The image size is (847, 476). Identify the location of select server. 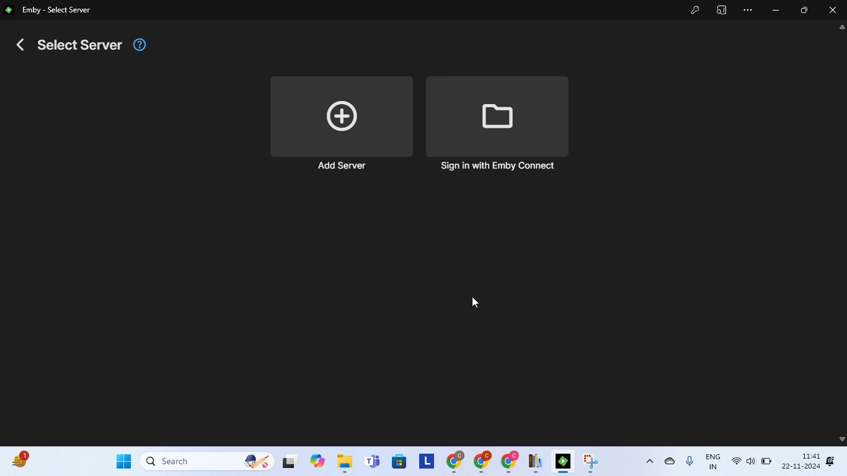
(71, 45).